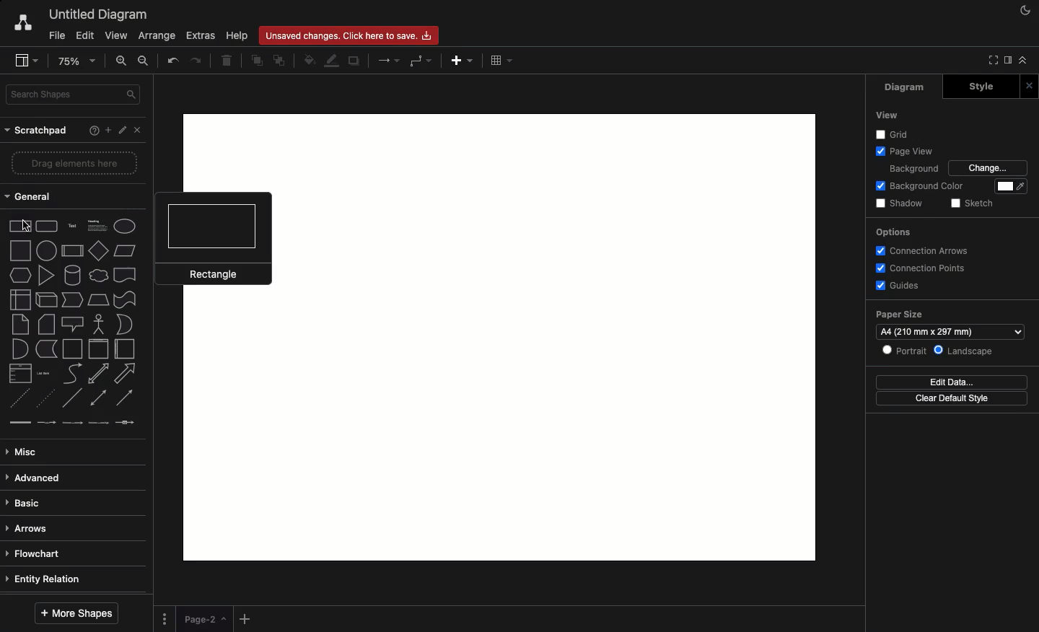  What do you see at coordinates (157, 36) in the screenshot?
I see `Arrange` at bounding box center [157, 36].